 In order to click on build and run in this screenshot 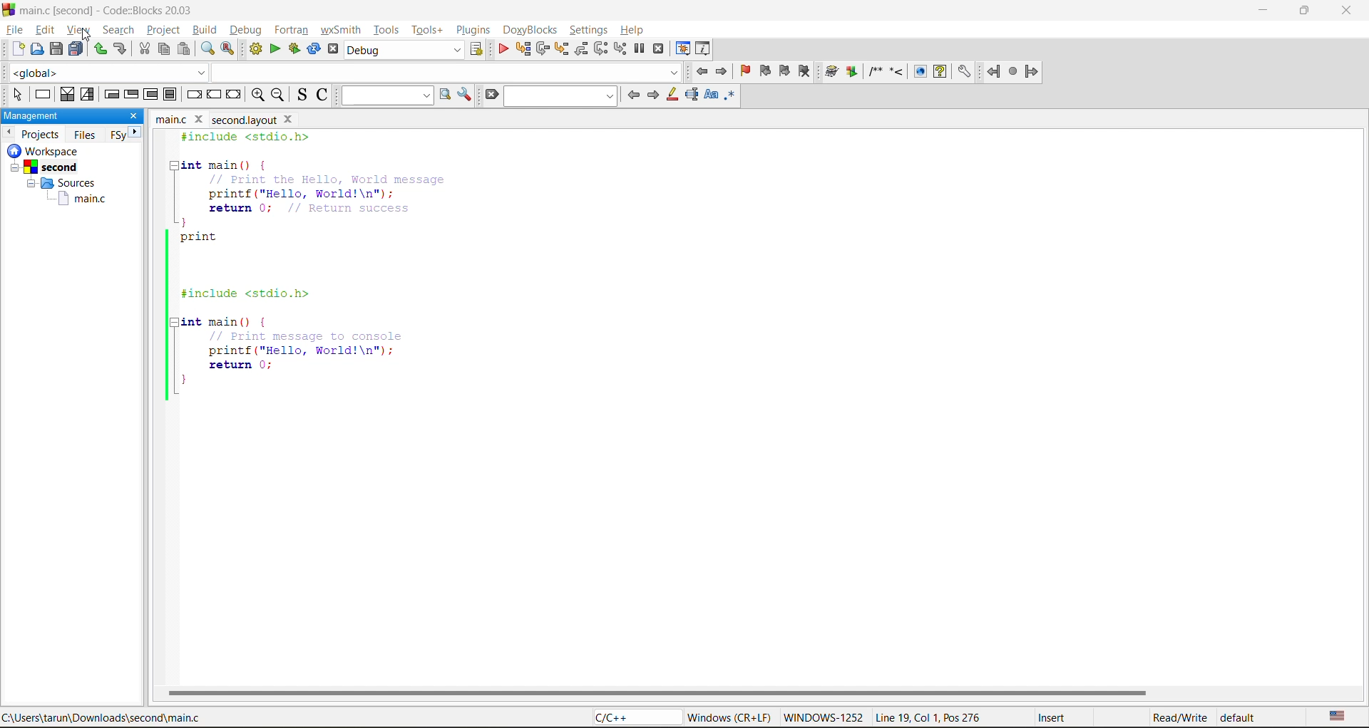, I will do `click(296, 49)`.